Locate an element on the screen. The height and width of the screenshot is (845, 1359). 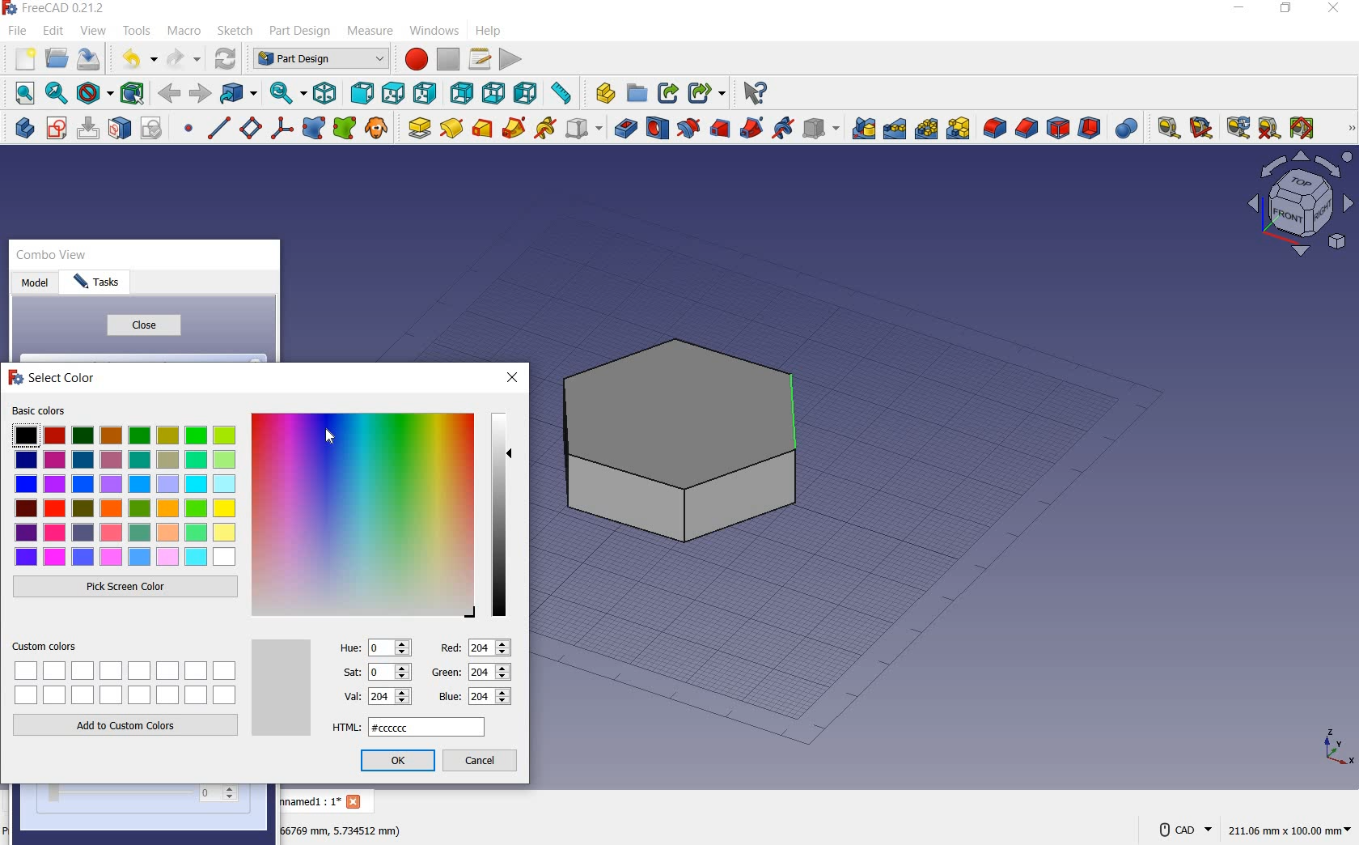
Sat: 0 is located at coordinates (375, 672).